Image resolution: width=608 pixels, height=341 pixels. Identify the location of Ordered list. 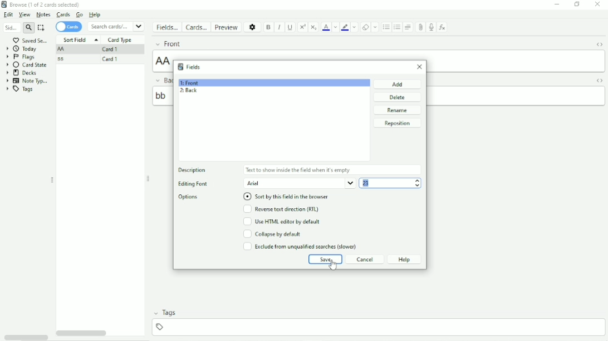
(397, 27).